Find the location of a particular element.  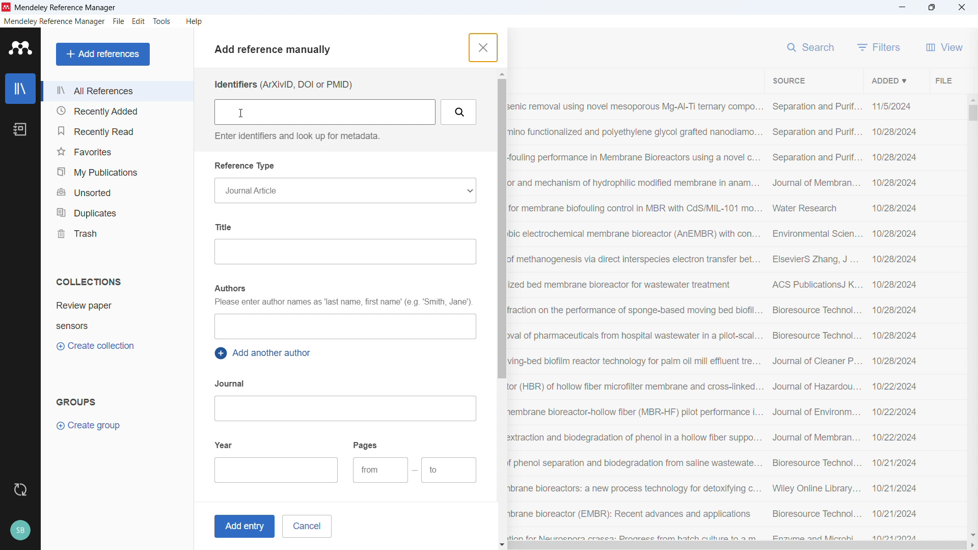

Reference type selection  is located at coordinates (344, 190).